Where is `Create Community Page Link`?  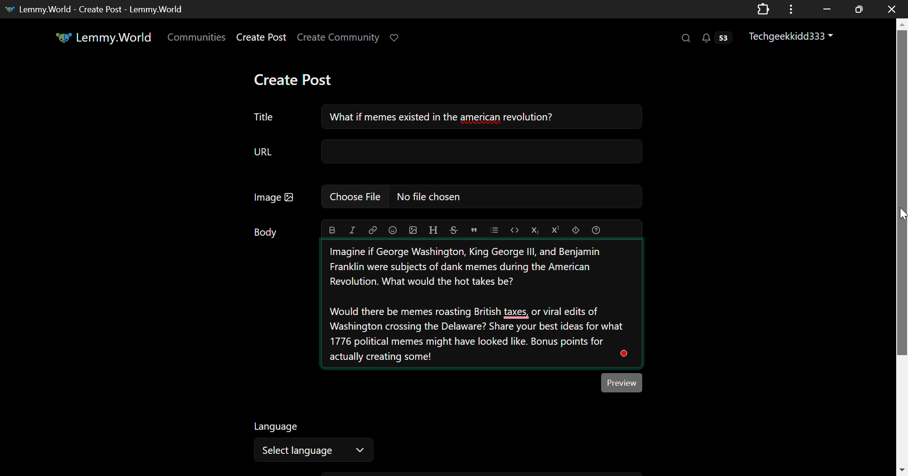
Create Community Page Link is located at coordinates (339, 37).